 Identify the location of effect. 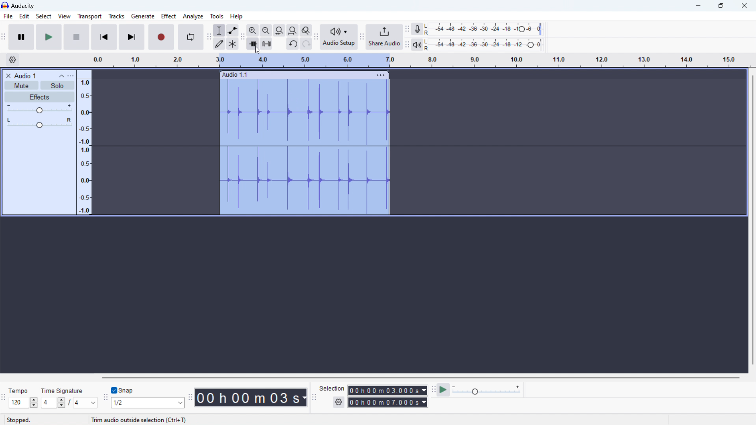
(169, 16).